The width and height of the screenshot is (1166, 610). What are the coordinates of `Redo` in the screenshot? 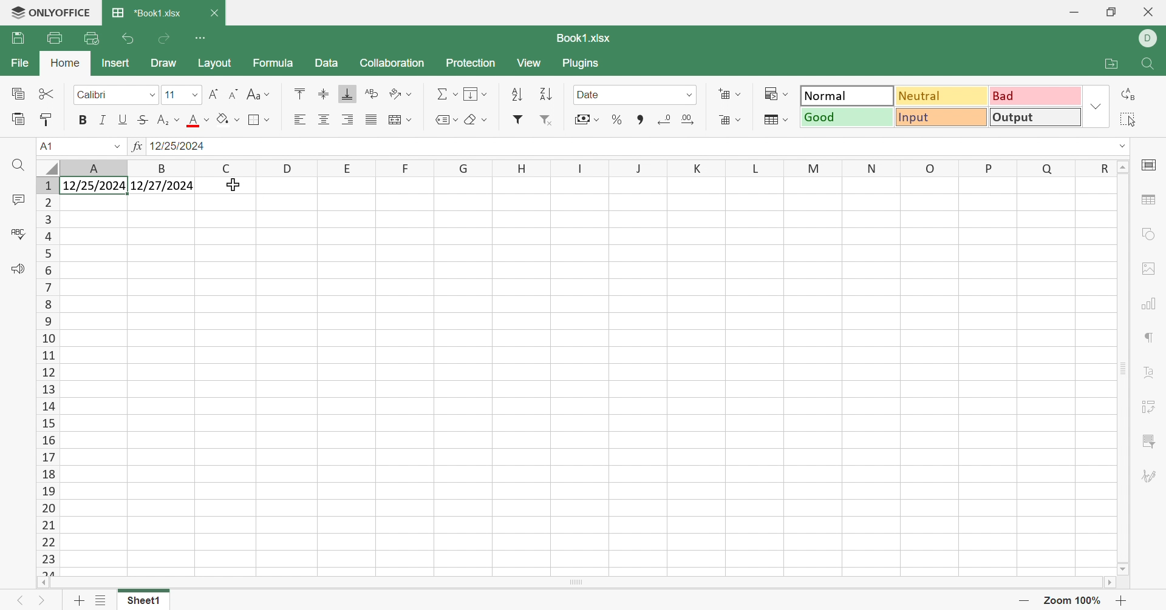 It's located at (165, 39).